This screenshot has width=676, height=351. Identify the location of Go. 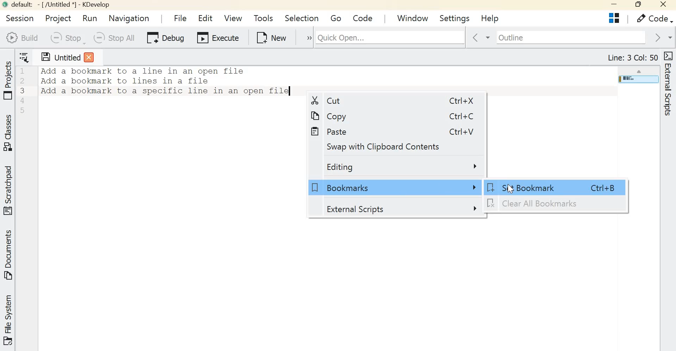
(337, 17).